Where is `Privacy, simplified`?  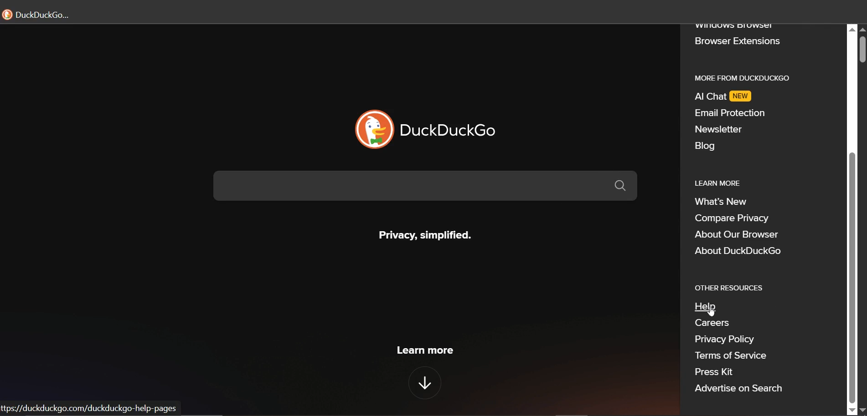 Privacy, simplified is located at coordinates (423, 233).